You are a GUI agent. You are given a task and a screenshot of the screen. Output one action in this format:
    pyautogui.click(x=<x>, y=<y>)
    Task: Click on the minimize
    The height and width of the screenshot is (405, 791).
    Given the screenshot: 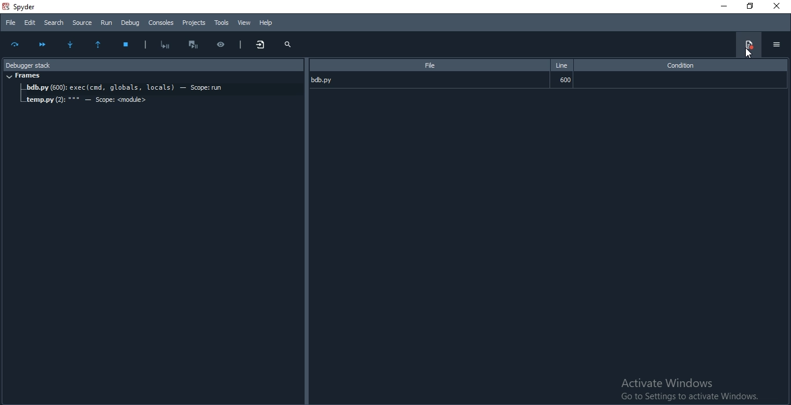 What is the action you would take?
    pyautogui.click(x=723, y=7)
    